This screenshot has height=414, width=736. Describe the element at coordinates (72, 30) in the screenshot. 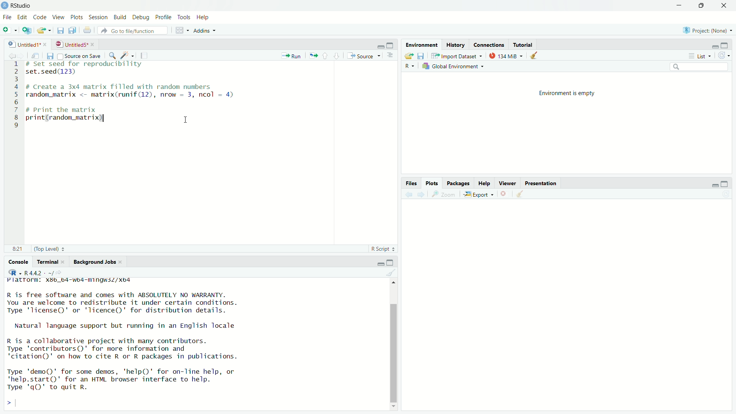

I see `copy` at that location.